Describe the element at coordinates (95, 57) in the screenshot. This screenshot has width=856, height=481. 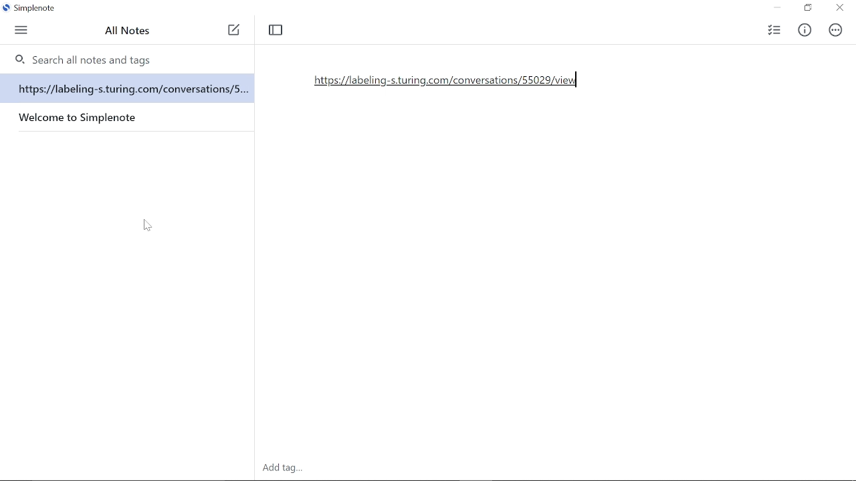
I see `0, Search all notes and tags` at that location.